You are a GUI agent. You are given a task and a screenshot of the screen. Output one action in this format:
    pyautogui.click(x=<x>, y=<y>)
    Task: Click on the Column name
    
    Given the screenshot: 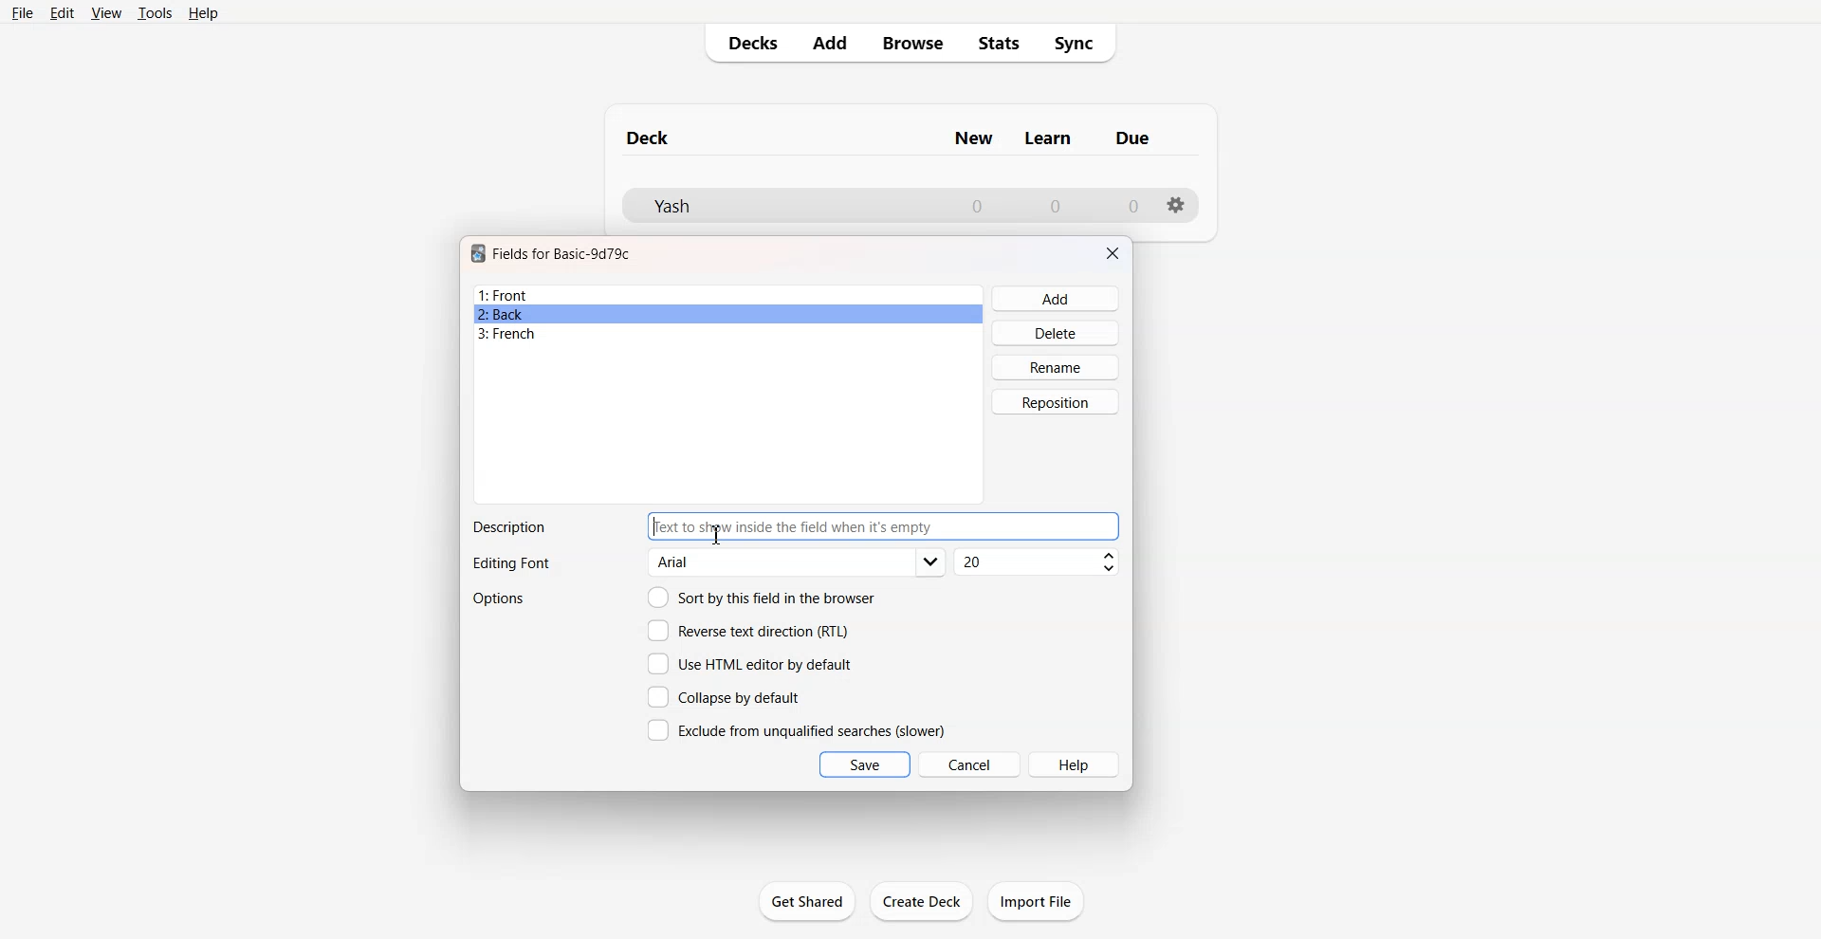 What is the action you would take?
    pyautogui.click(x=1048, y=138)
    